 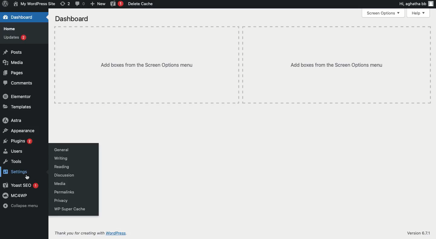 I want to click on Media, so click(x=60, y=183).